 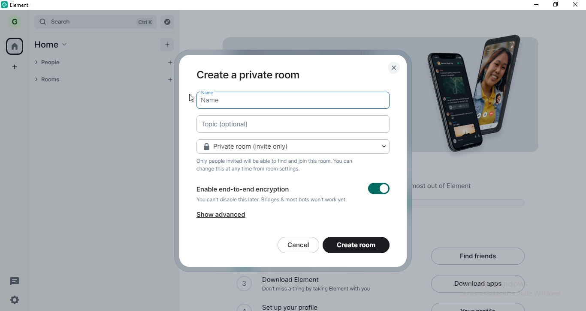 What do you see at coordinates (95, 22) in the screenshot?
I see `search ` at bounding box center [95, 22].